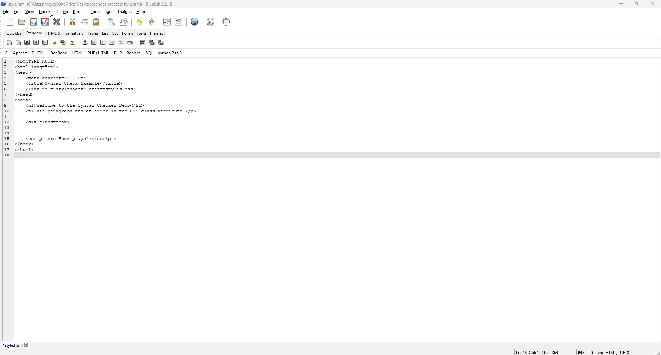 This screenshot has width=661, height=355. Describe the element at coordinates (17, 12) in the screenshot. I see `edit` at that location.